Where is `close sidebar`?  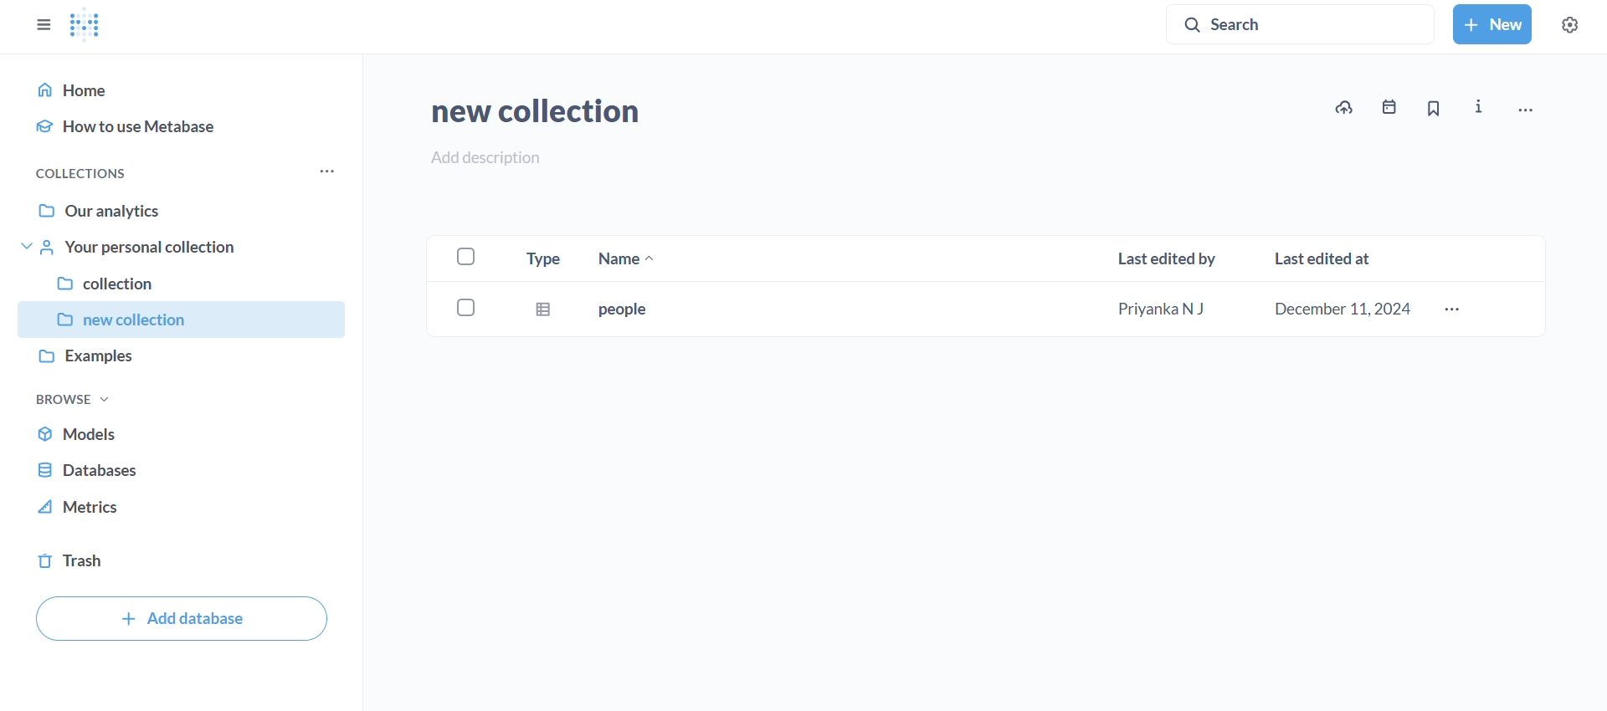
close sidebar is located at coordinates (42, 25).